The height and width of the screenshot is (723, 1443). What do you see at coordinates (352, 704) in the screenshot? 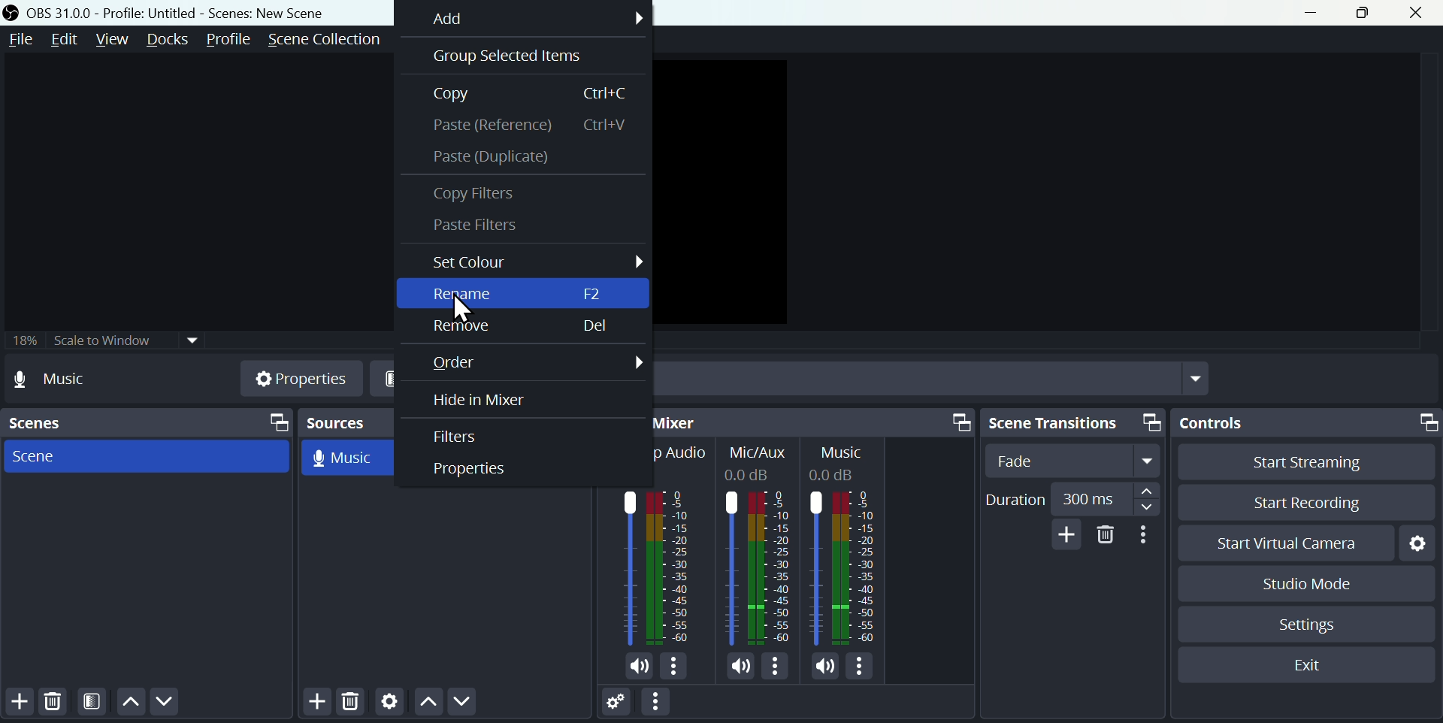
I see `Delete` at bounding box center [352, 704].